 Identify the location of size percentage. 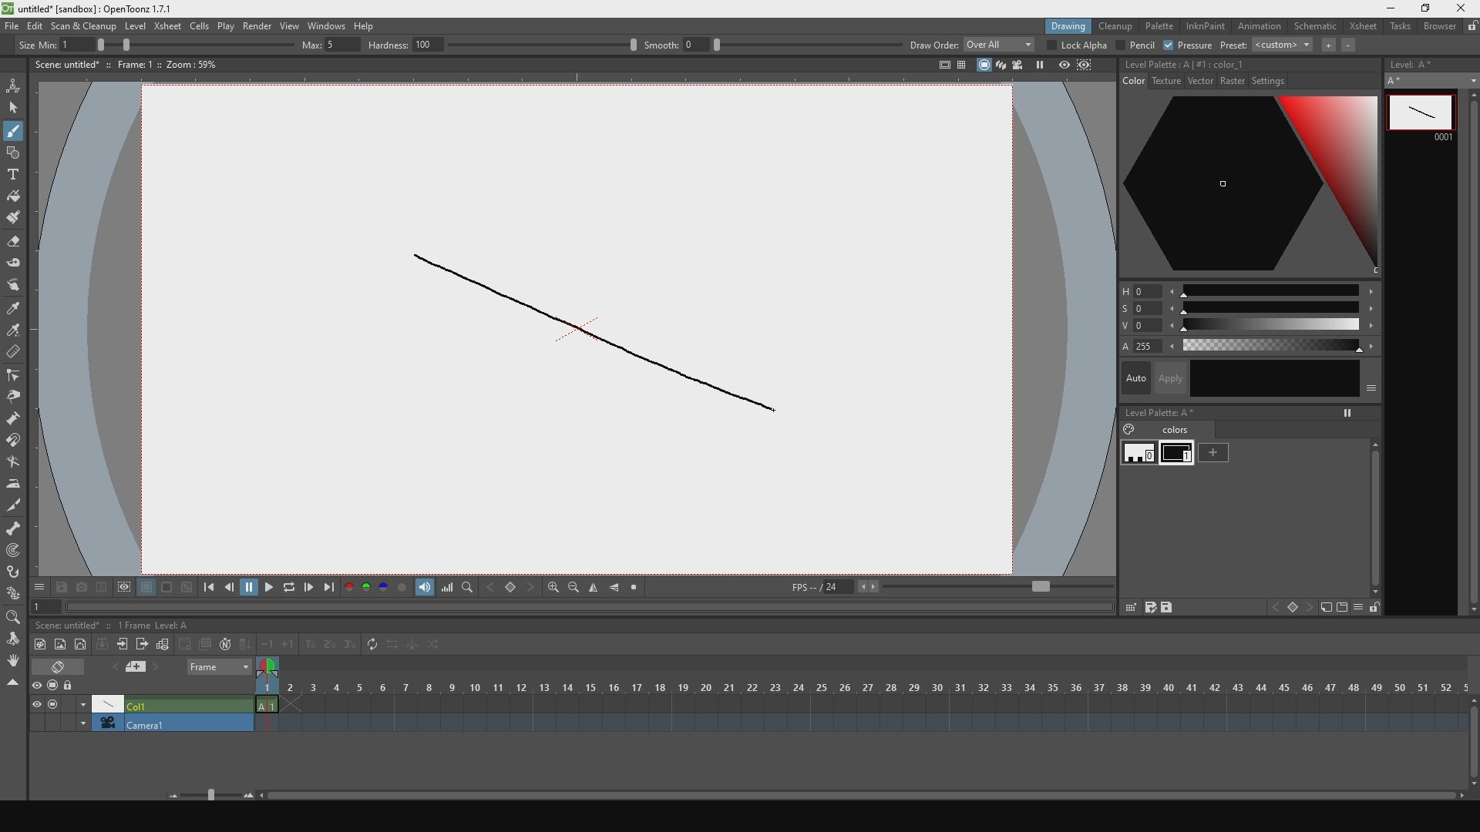
(200, 45).